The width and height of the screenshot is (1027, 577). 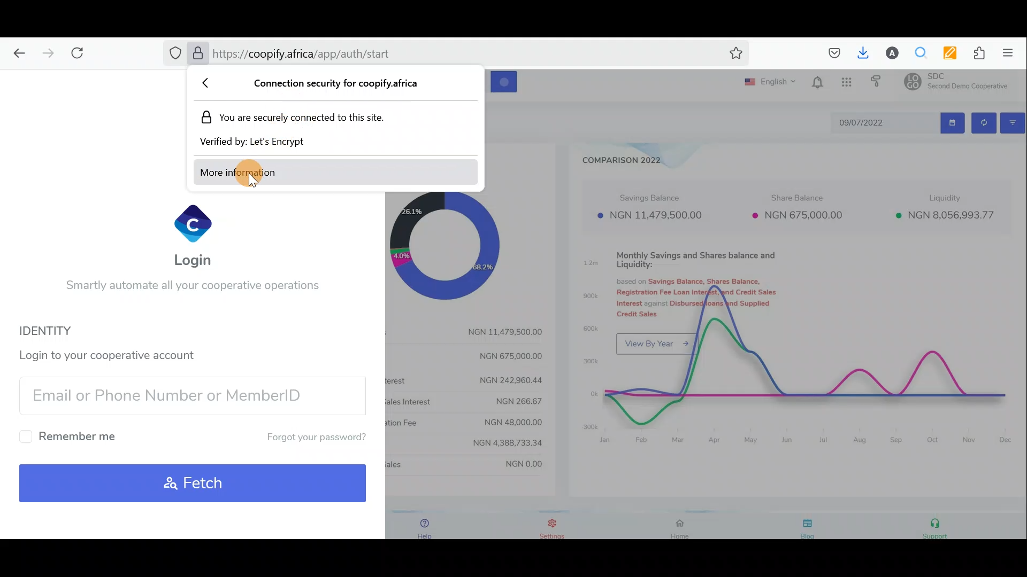 I want to click on Multiple search & highlight, so click(x=917, y=53).